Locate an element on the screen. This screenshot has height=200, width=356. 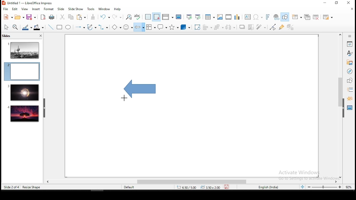
start from current slide is located at coordinates (198, 17).